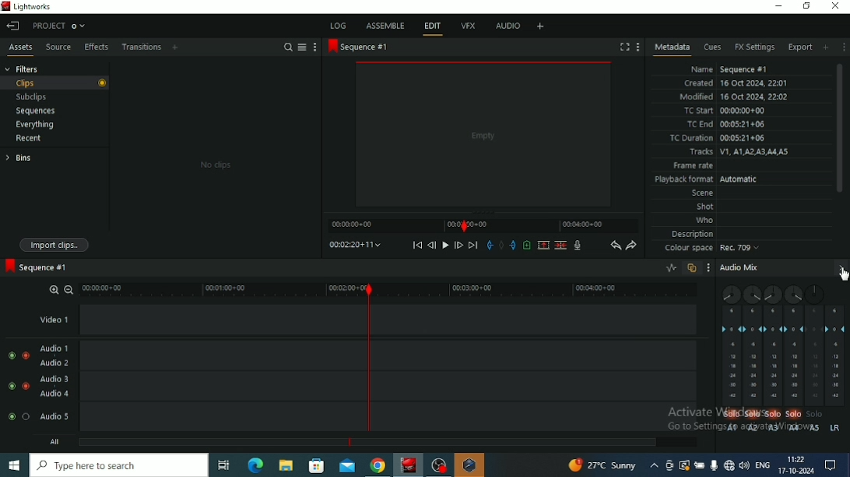  I want to click on Created, so click(736, 82).